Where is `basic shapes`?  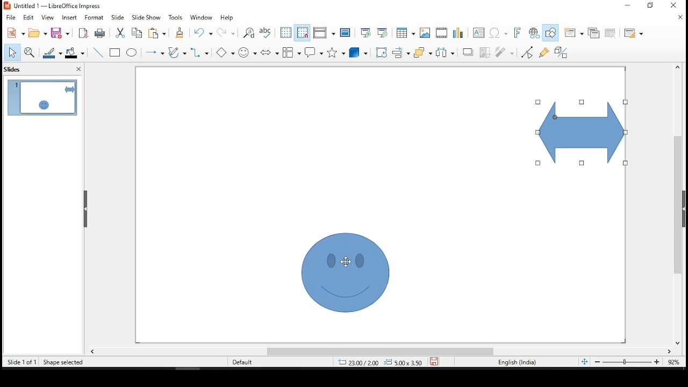
basic shapes is located at coordinates (225, 53).